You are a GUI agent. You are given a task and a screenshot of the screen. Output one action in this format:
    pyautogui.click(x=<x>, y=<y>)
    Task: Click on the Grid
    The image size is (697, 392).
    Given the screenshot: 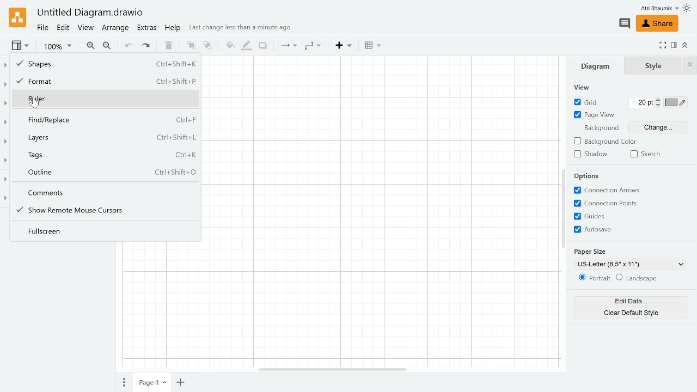 What is the action you would take?
    pyautogui.click(x=587, y=102)
    